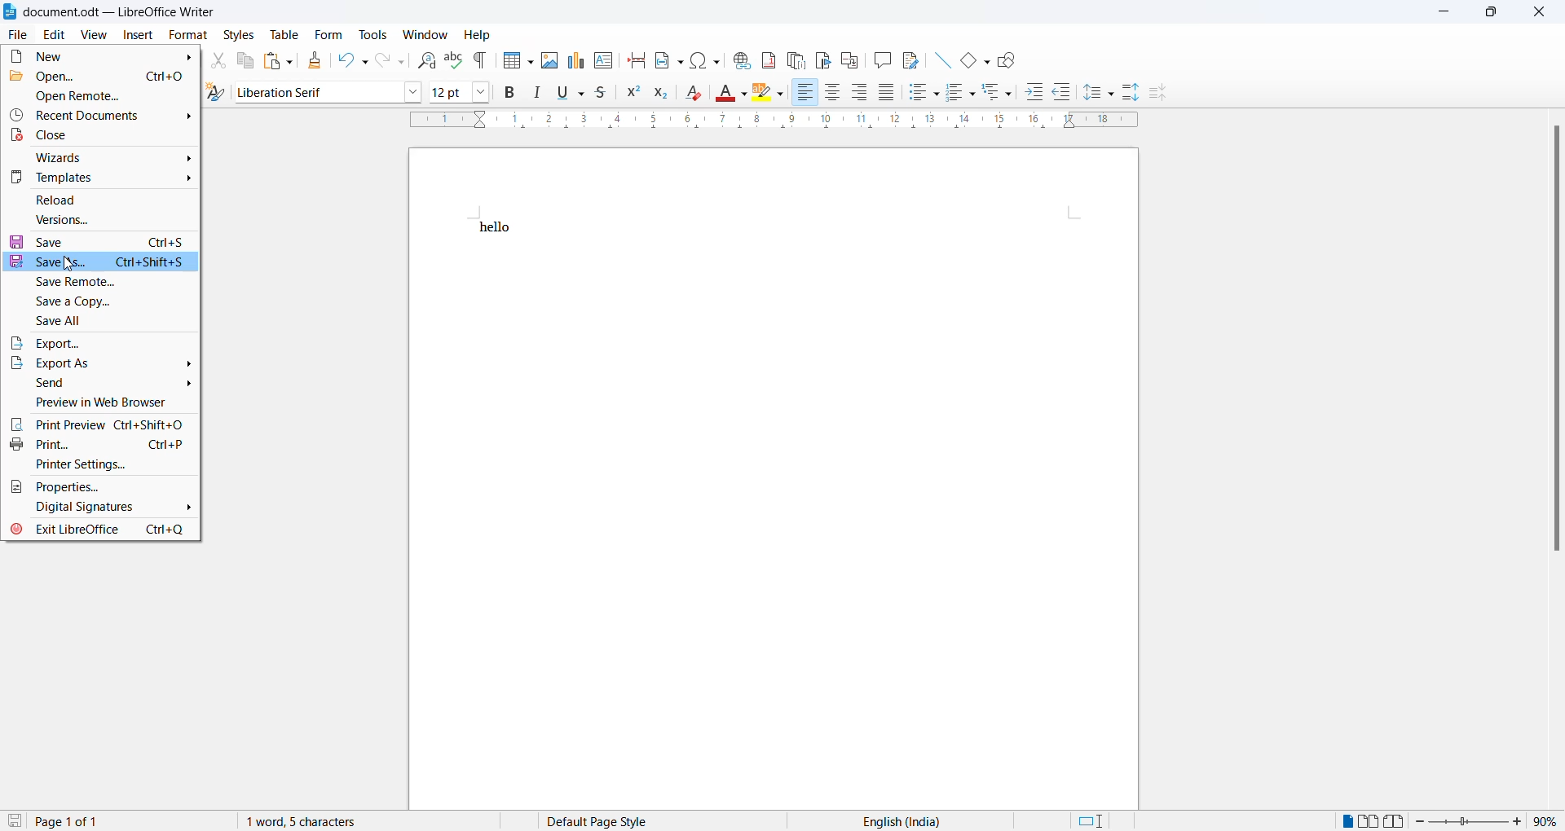 The height and width of the screenshot is (831, 1565). What do you see at coordinates (767, 93) in the screenshot?
I see `Highlight colour options` at bounding box center [767, 93].